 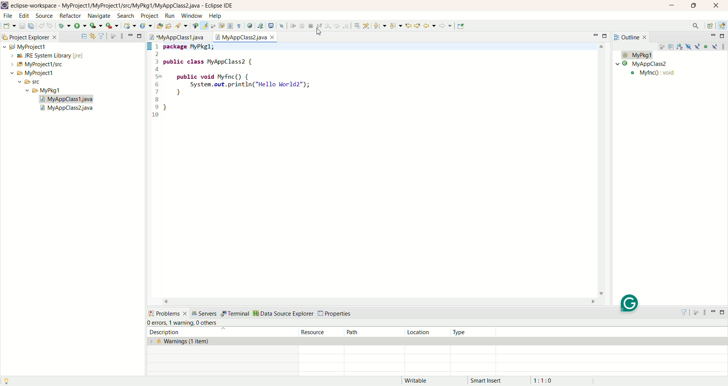 What do you see at coordinates (130, 34) in the screenshot?
I see `minimize` at bounding box center [130, 34].